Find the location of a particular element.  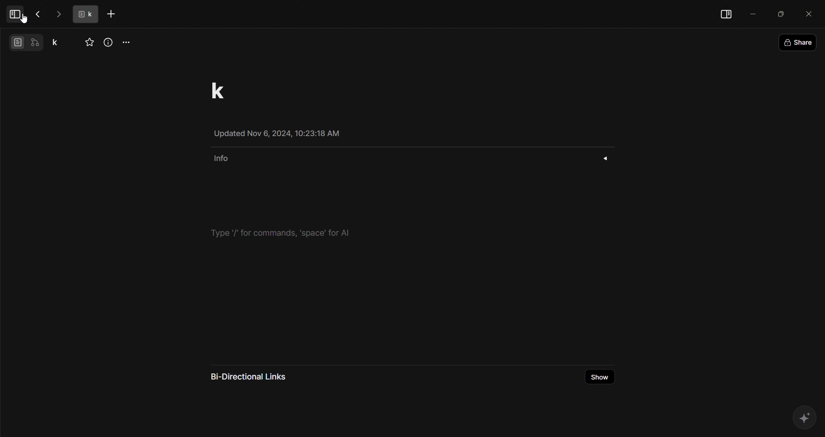

cursor is located at coordinates (25, 20).